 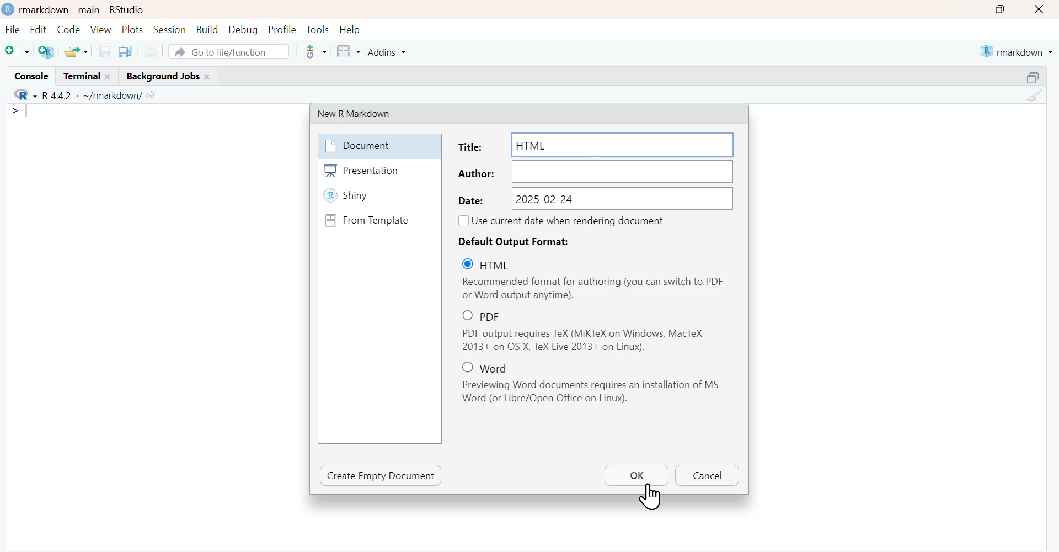 I want to click on R language version - R 4.4.1, so click(x=90, y=95).